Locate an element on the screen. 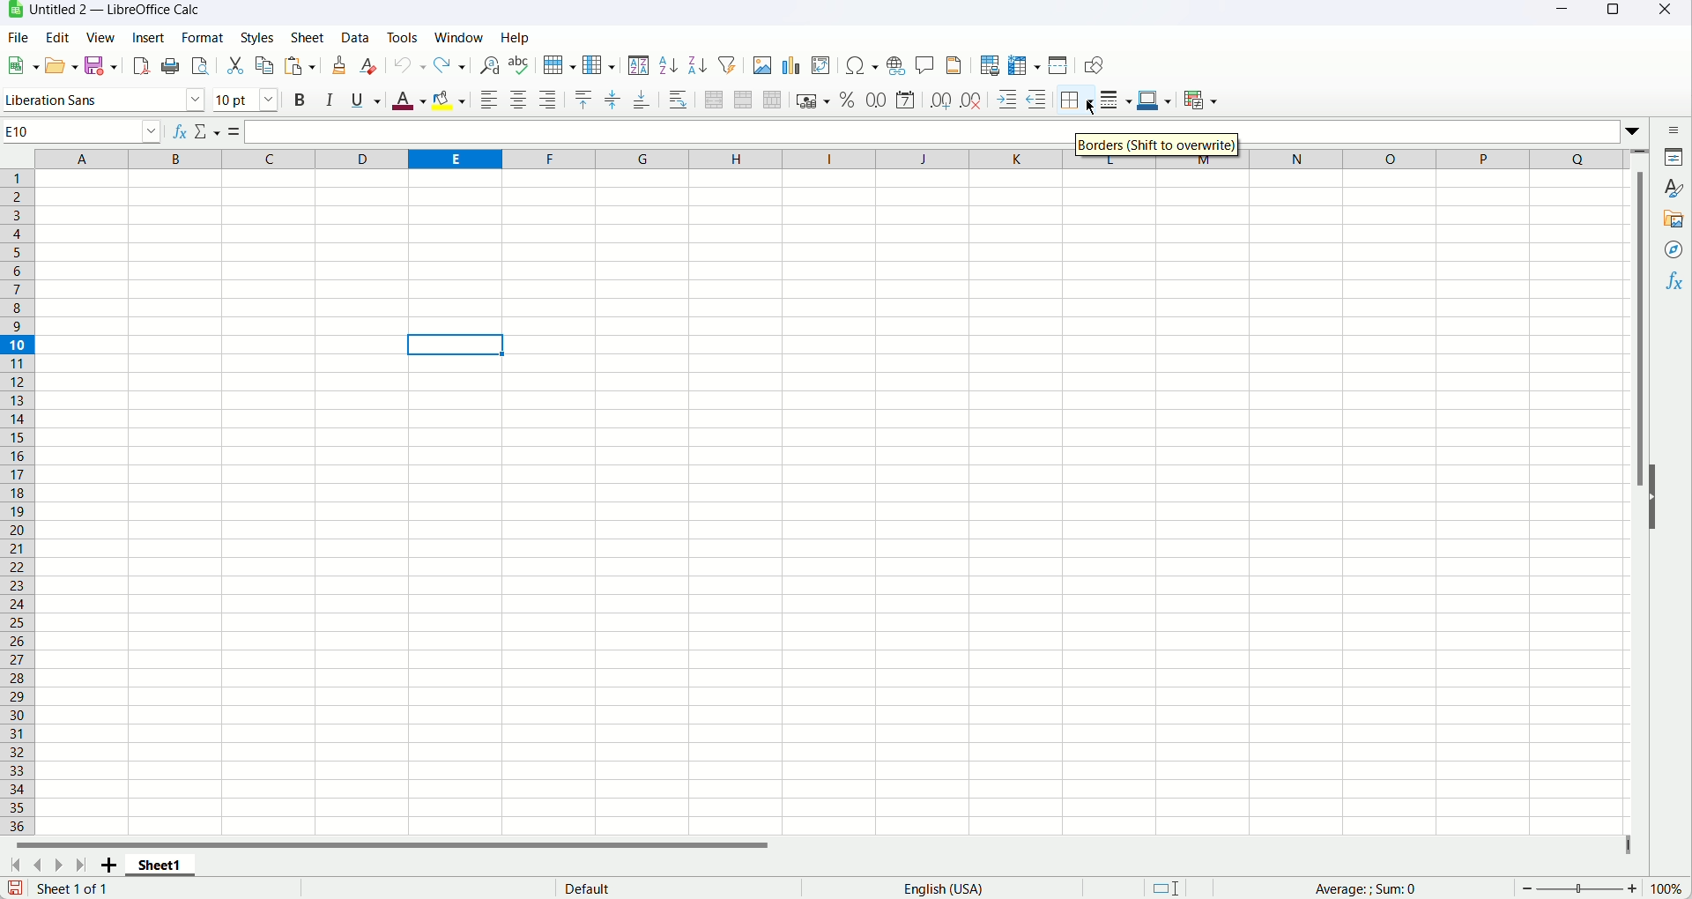 The image size is (1692, 899). Background color is located at coordinates (449, 102).